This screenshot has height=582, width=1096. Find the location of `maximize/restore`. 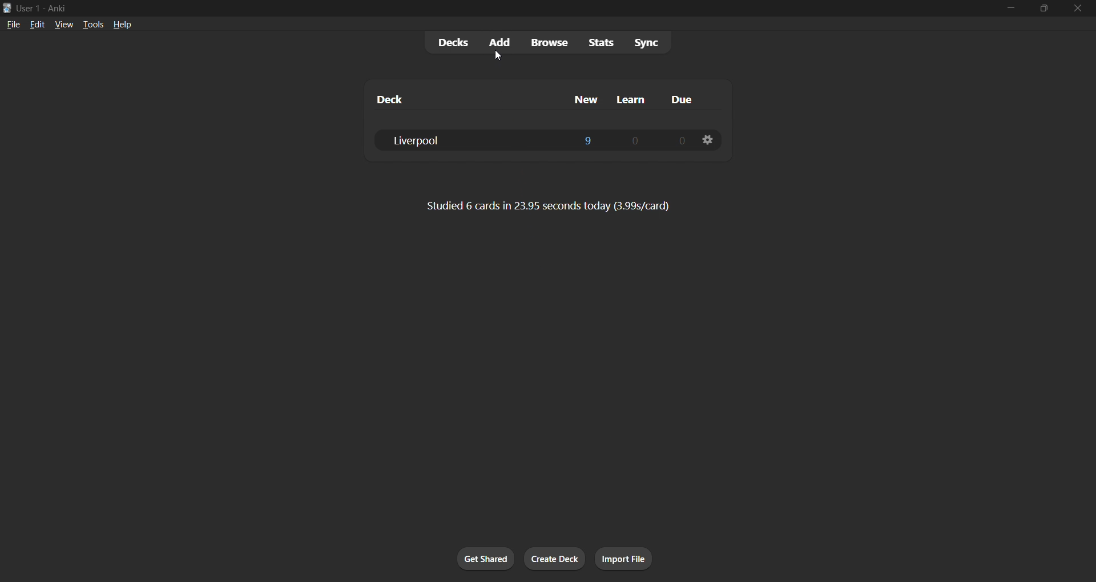

maximize/restore is located at coordinates (1042, 7).